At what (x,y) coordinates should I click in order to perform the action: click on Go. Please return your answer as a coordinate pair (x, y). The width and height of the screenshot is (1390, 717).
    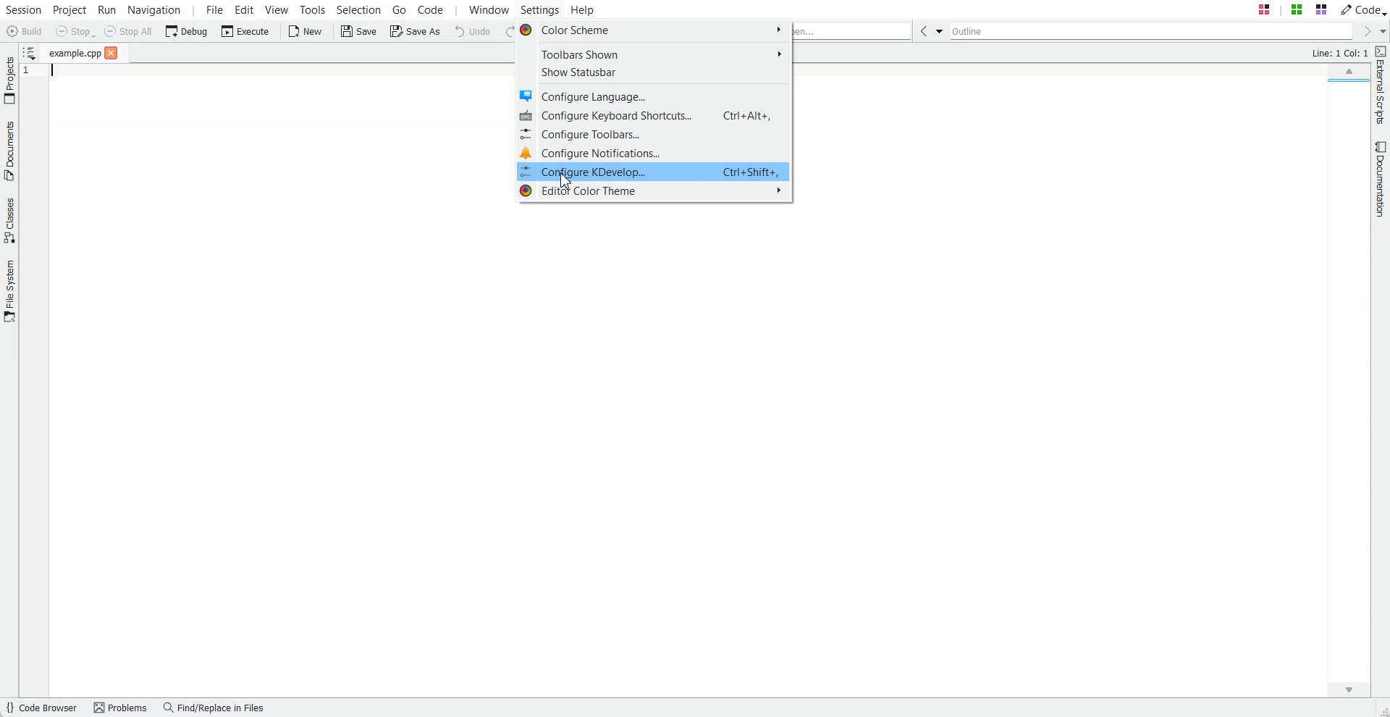
    Looking at the image, I should click on (400, 9).